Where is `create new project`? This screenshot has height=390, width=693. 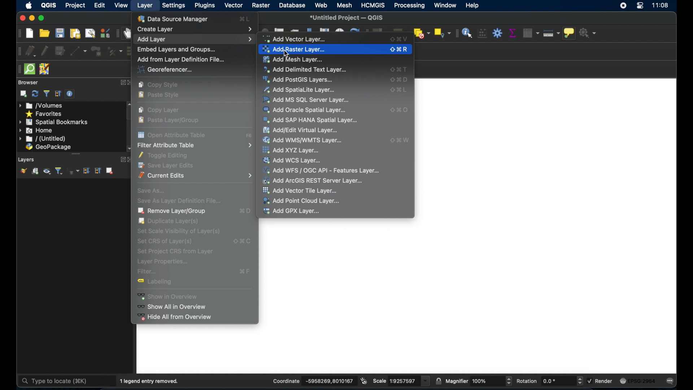 create new project is located at coordinates (29, 33).